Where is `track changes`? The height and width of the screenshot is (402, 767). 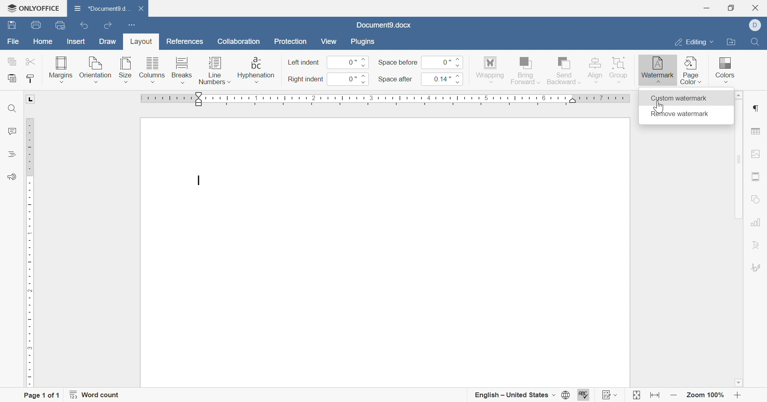 track changes is located at coordinates (610, 395).